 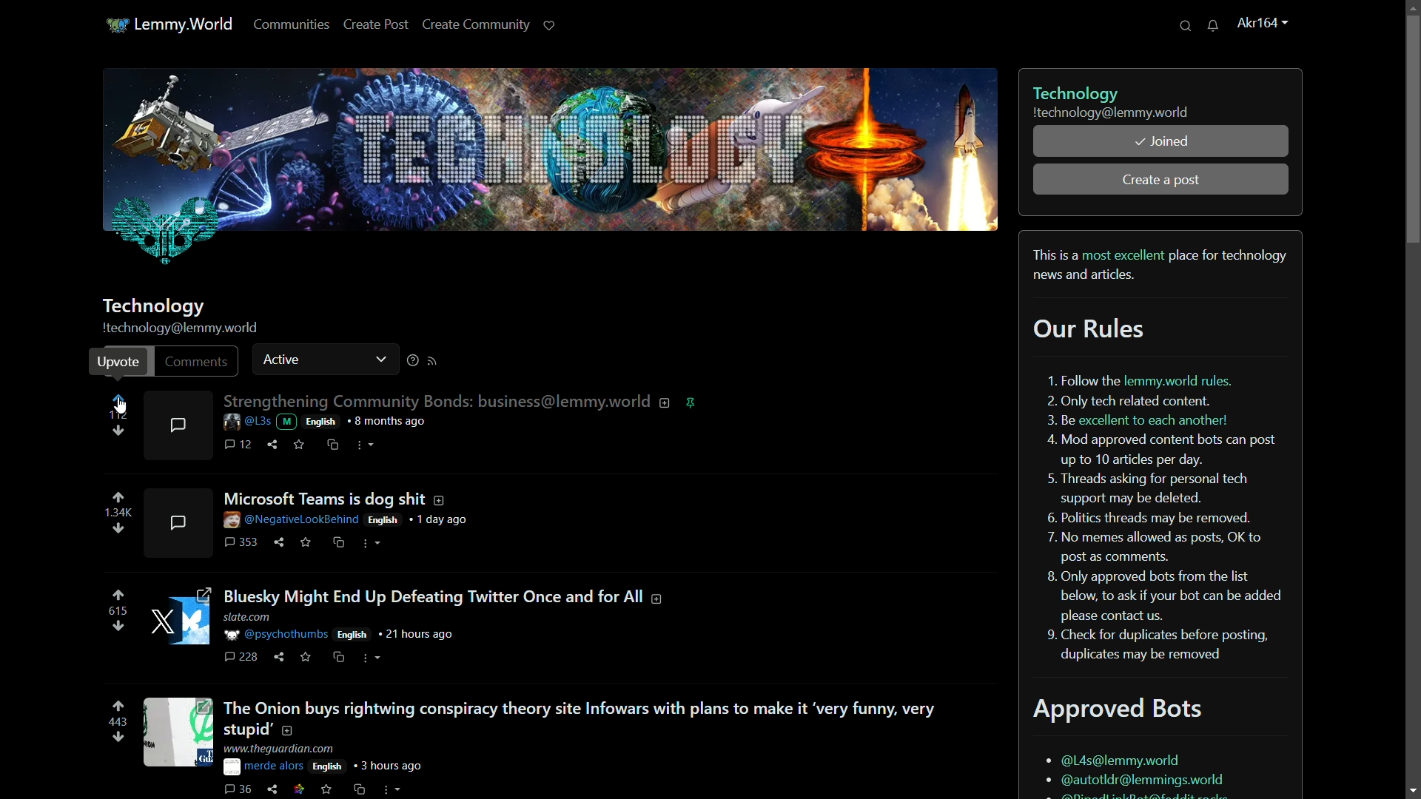 What do you see at coordinates (237, 444) in the screenshot?
I see `comment` at bounding box center [237, 444].